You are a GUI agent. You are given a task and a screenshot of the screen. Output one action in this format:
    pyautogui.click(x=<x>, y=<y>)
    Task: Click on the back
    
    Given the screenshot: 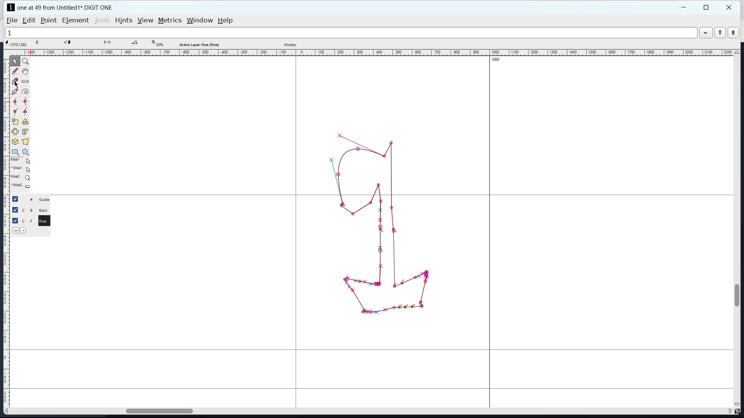 What is the action you would take?
    pyautogui.click(x=45, y=210)
    